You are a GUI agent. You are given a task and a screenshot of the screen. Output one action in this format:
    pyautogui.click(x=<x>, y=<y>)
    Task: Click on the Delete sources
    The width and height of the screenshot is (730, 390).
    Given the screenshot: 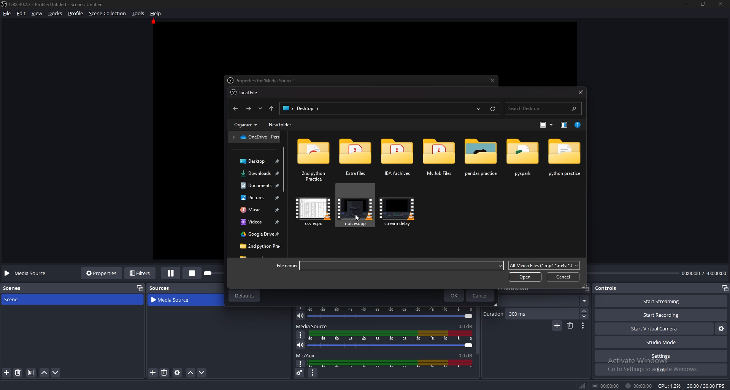 What is the action you would take?
    pyautogui.click(x=165, y=373)
    